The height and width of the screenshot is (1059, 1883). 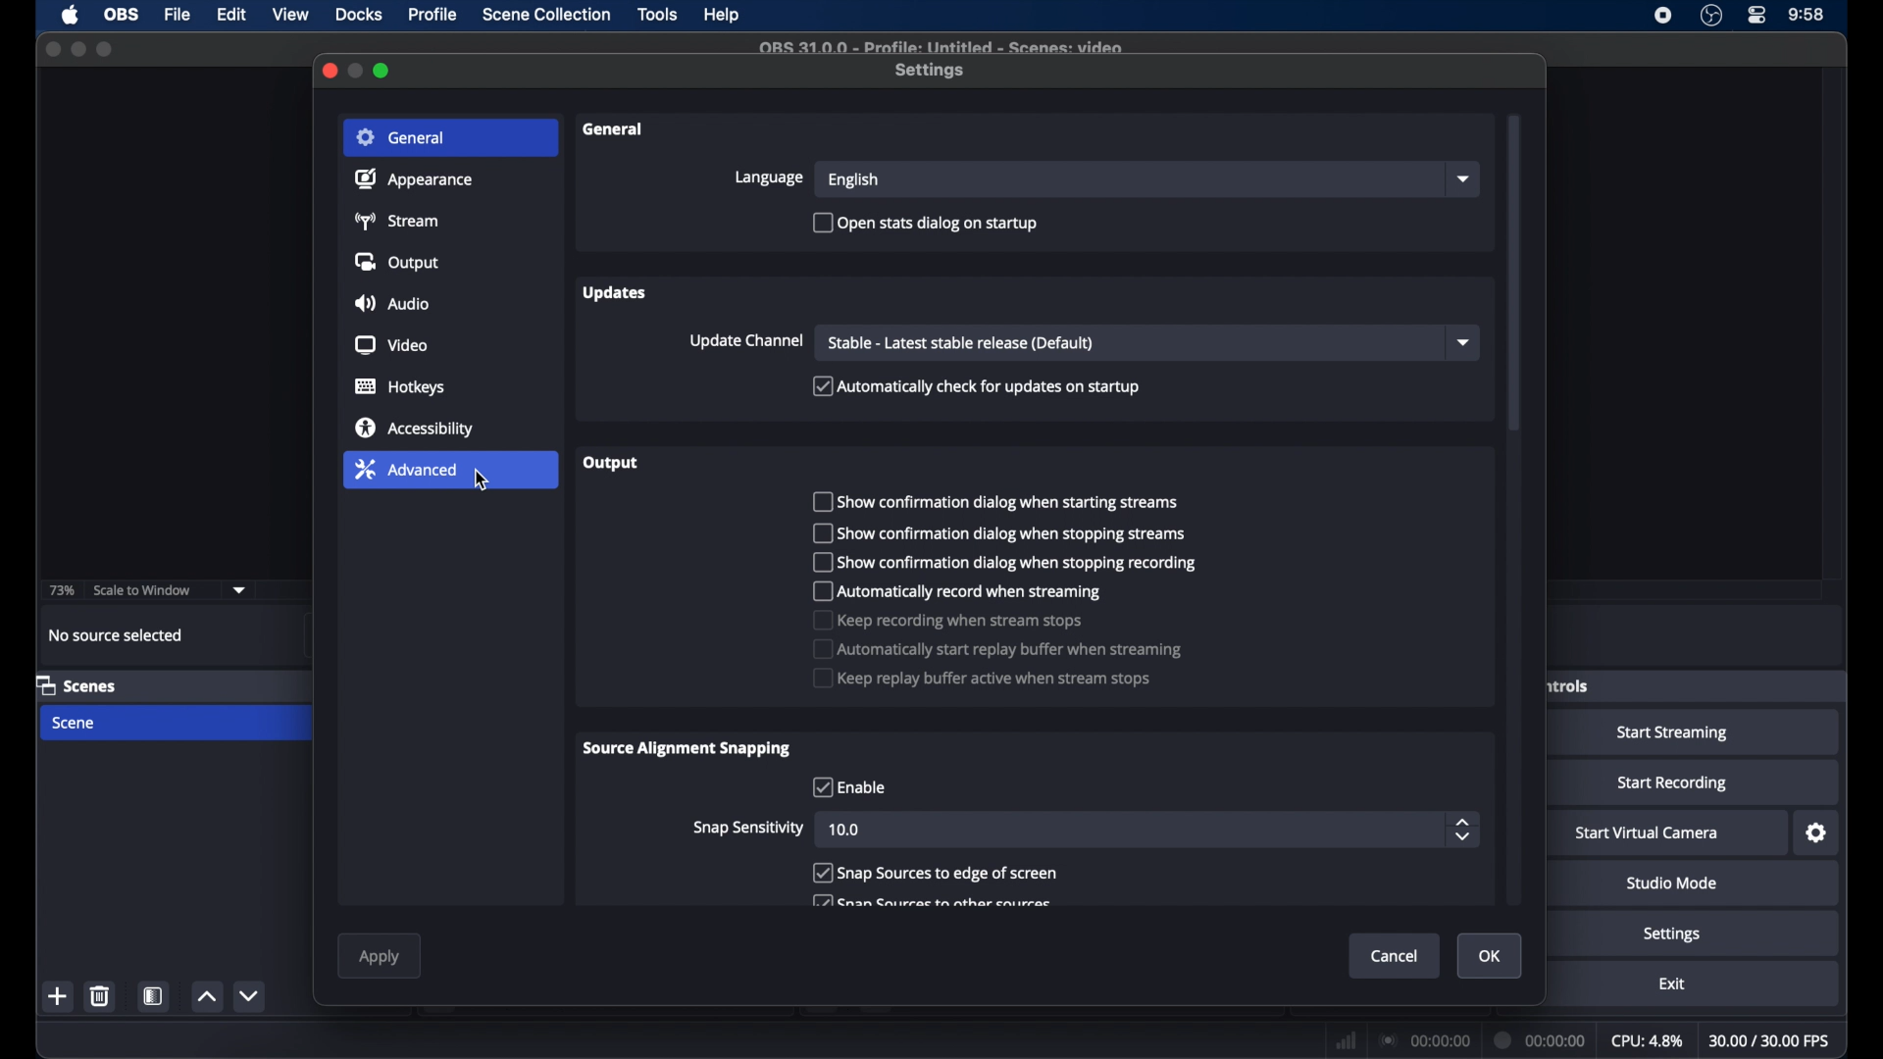 I want to click on tools, so click(x=659, y=16).